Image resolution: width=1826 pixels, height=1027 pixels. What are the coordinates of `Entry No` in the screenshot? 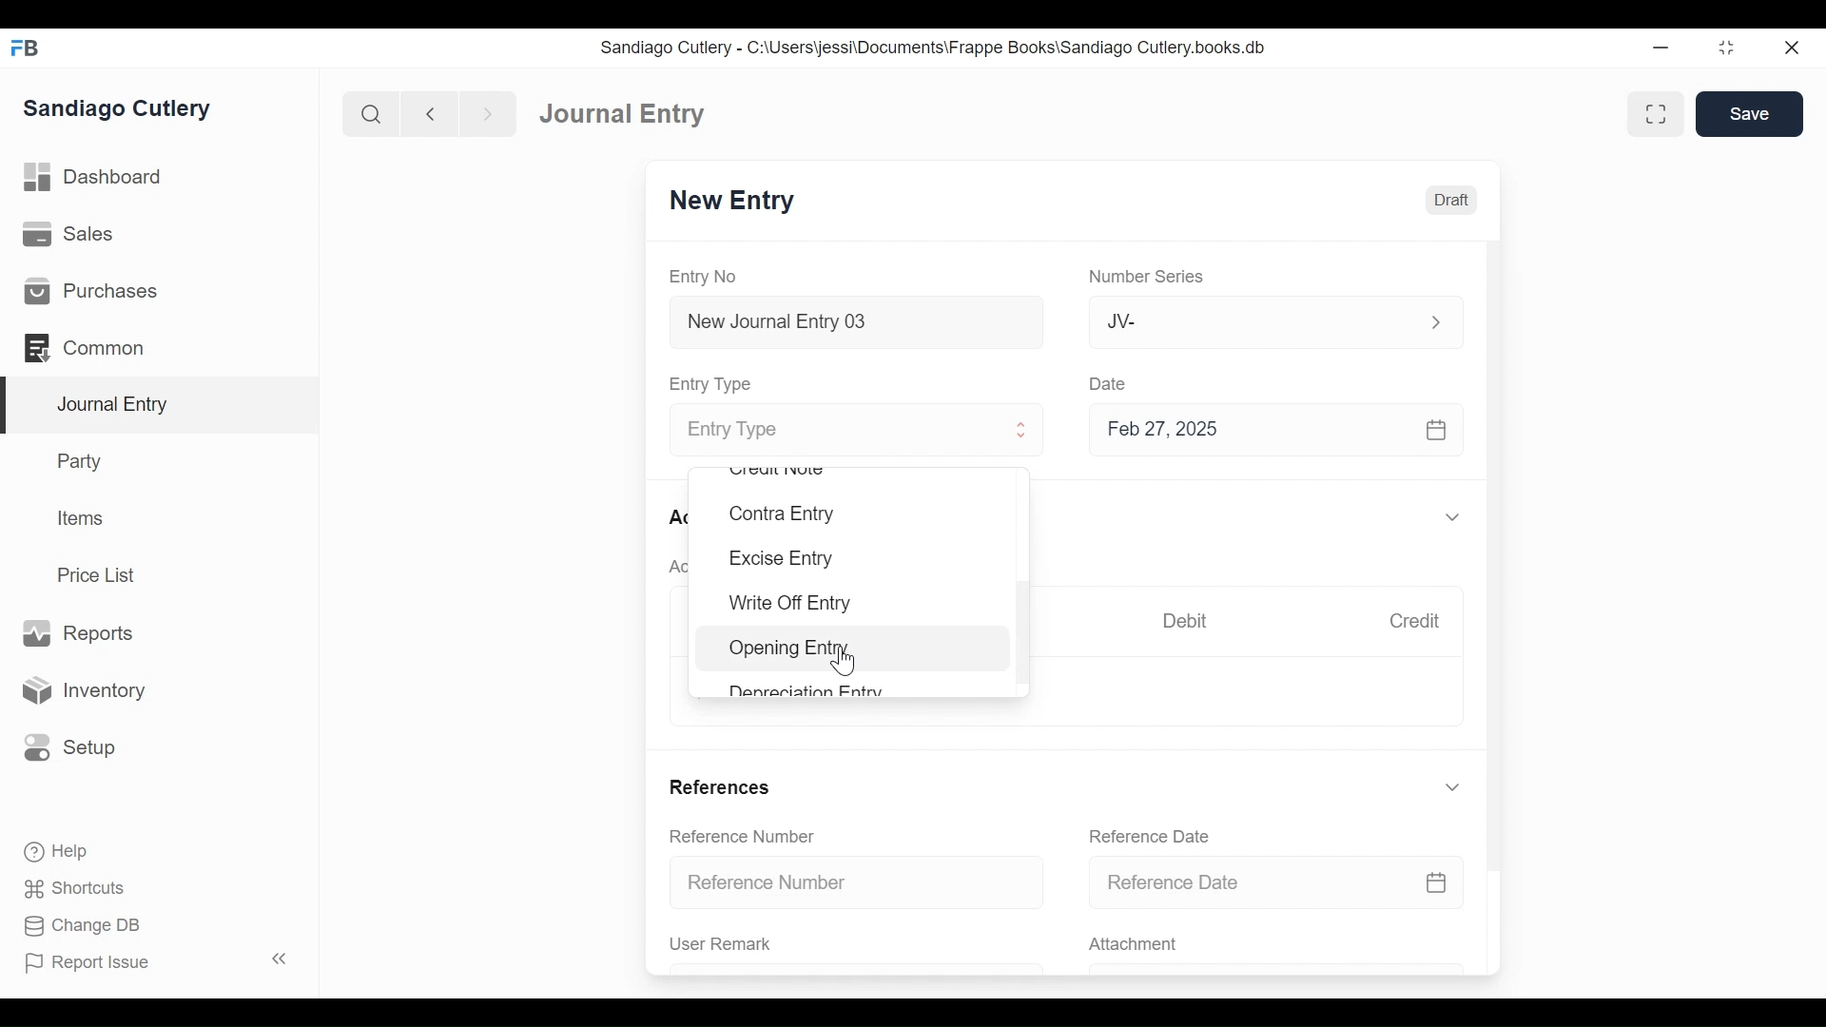 It's located at (702, 277).